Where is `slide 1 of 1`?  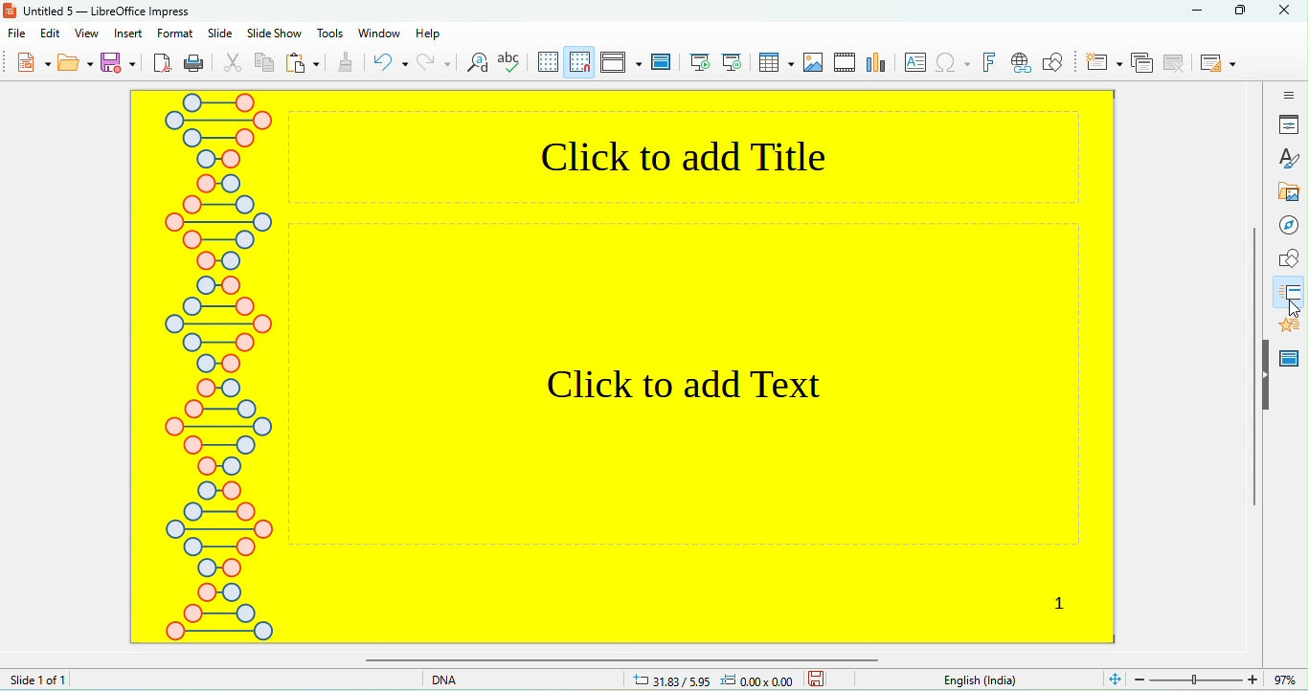 slide 1 of 1 is located at coordinates (79, 680).